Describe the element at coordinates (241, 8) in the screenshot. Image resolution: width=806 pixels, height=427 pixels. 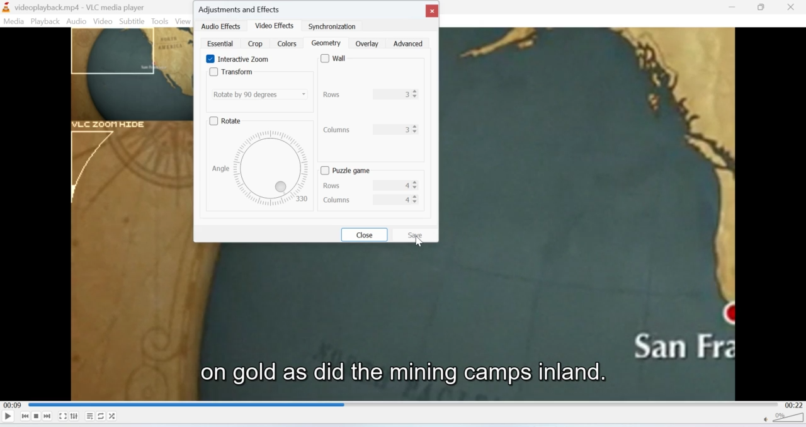
I see `Adjustments and effects` at that location.